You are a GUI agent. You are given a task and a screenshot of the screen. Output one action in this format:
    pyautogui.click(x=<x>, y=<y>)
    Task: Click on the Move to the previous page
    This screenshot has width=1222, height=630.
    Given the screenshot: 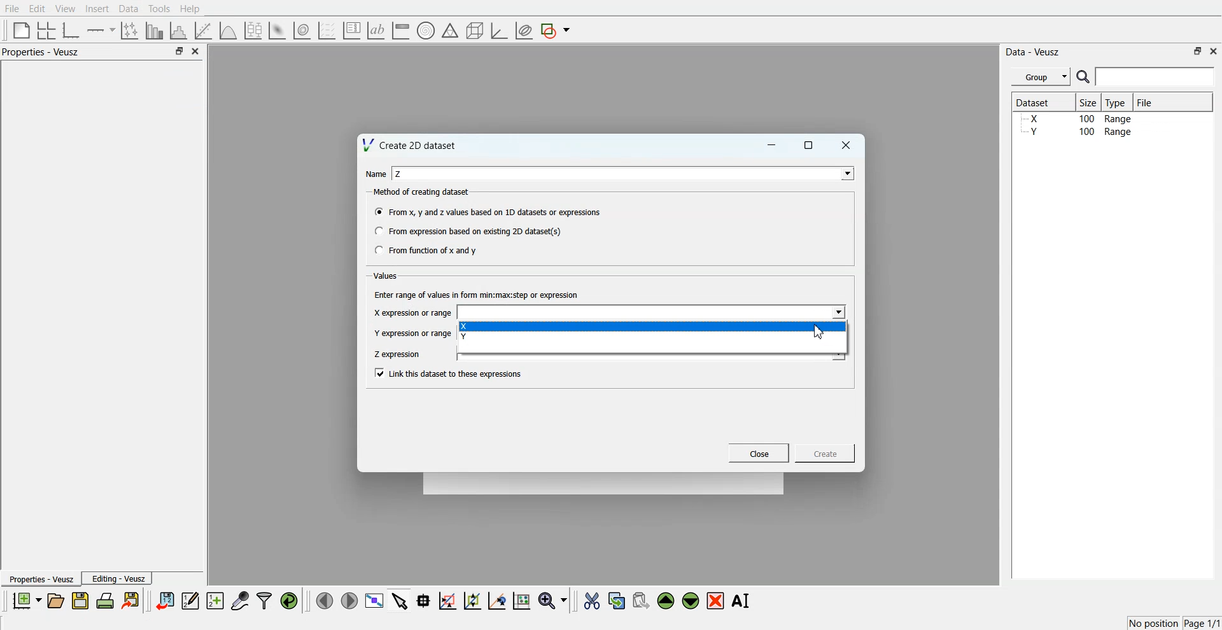 What is the action you would take?
    pyautogui.click(x=325, y=600)
    